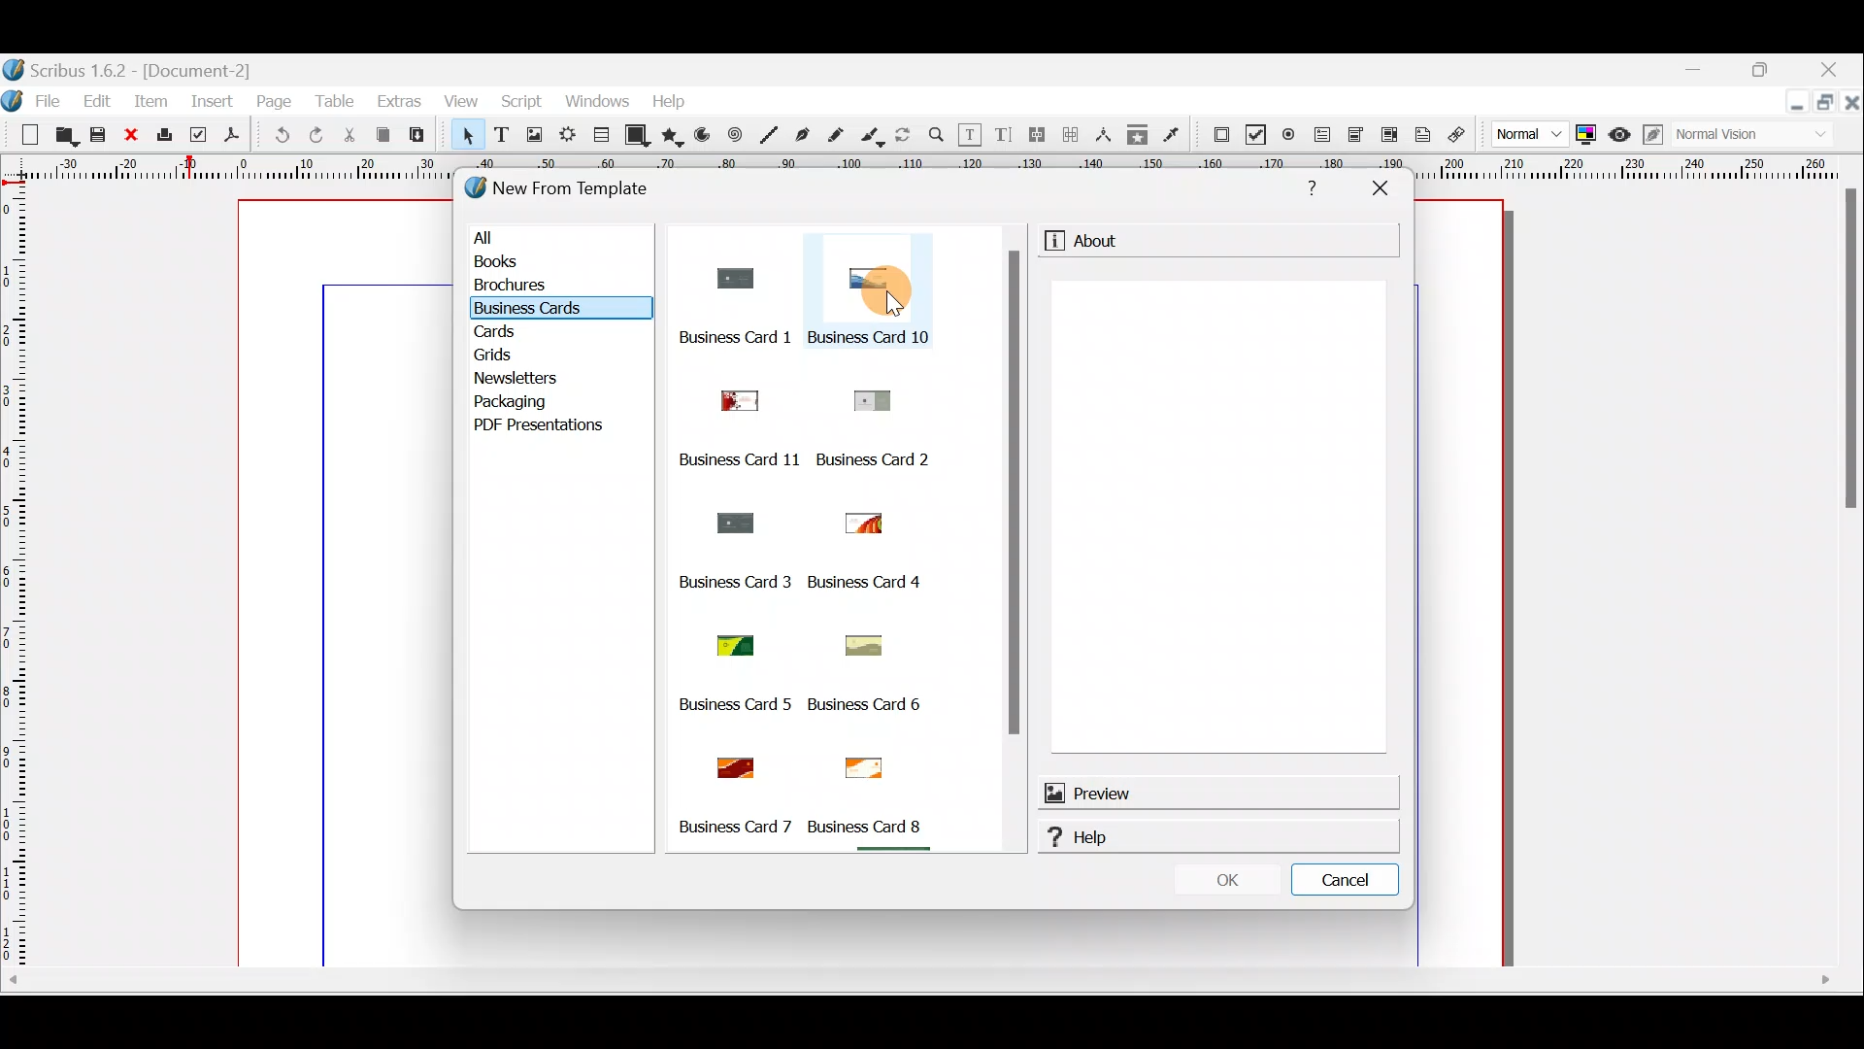 This screenshot has width=1864, height=1049. What do you see at coordinates (858, 524) in the screenshot?
I see `Business card image` at bounding box center [858, 524].